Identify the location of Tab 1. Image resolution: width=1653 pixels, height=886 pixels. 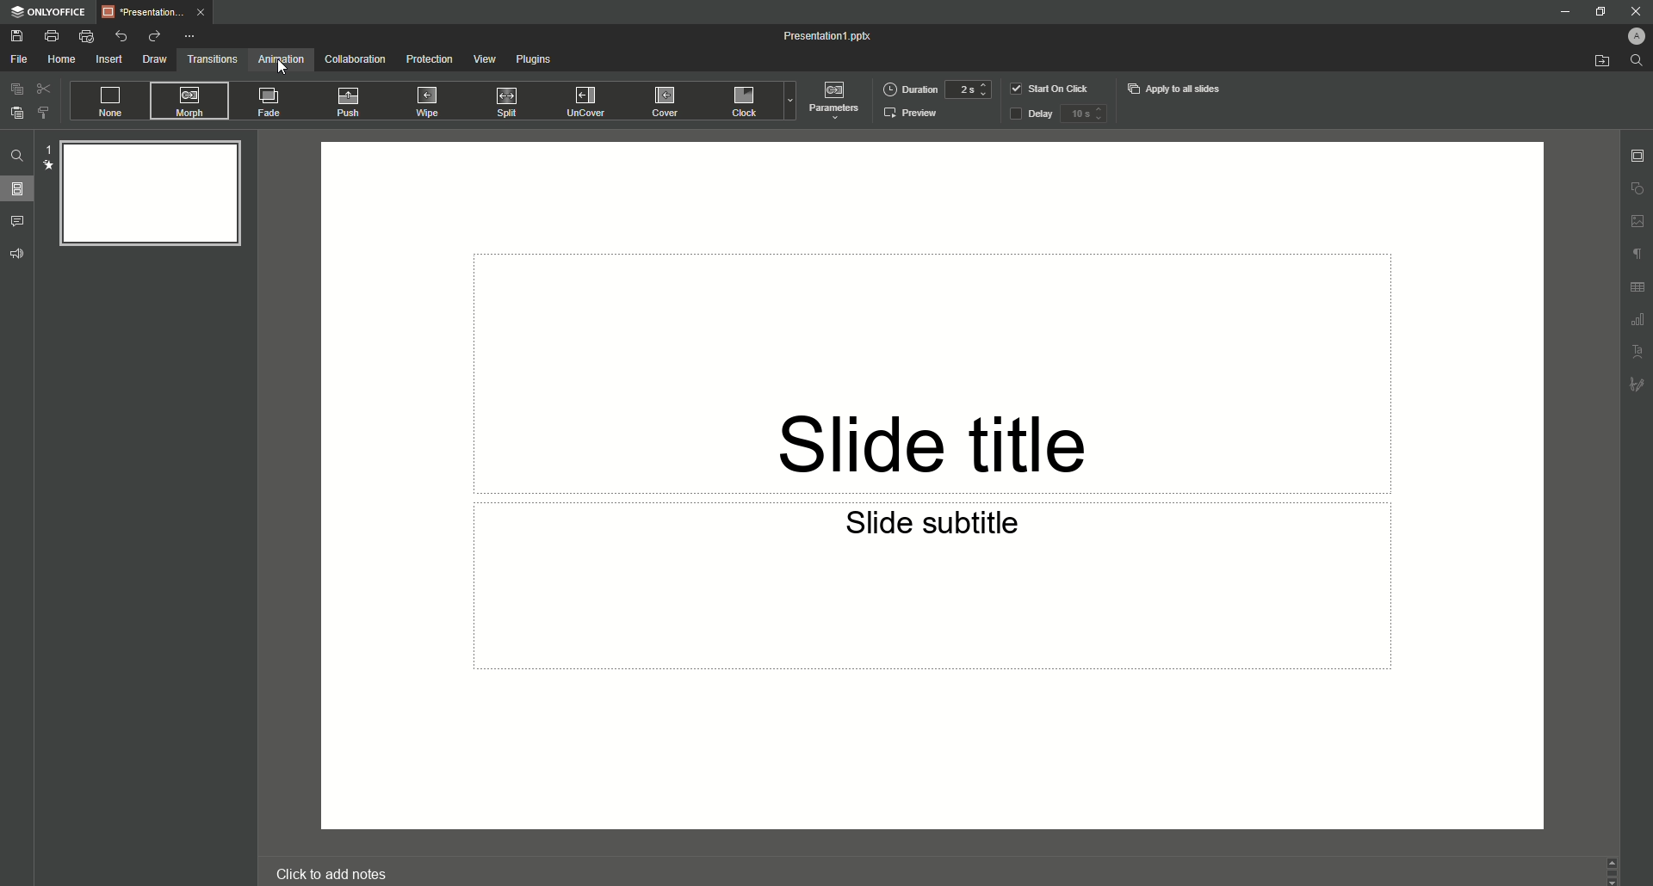
(160, 14).